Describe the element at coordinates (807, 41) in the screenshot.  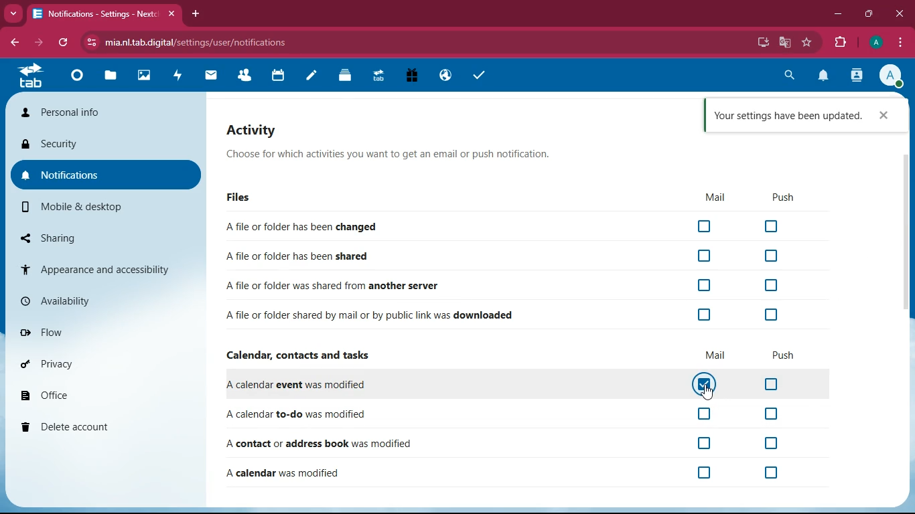
I see `bookmark this tab` at that location.